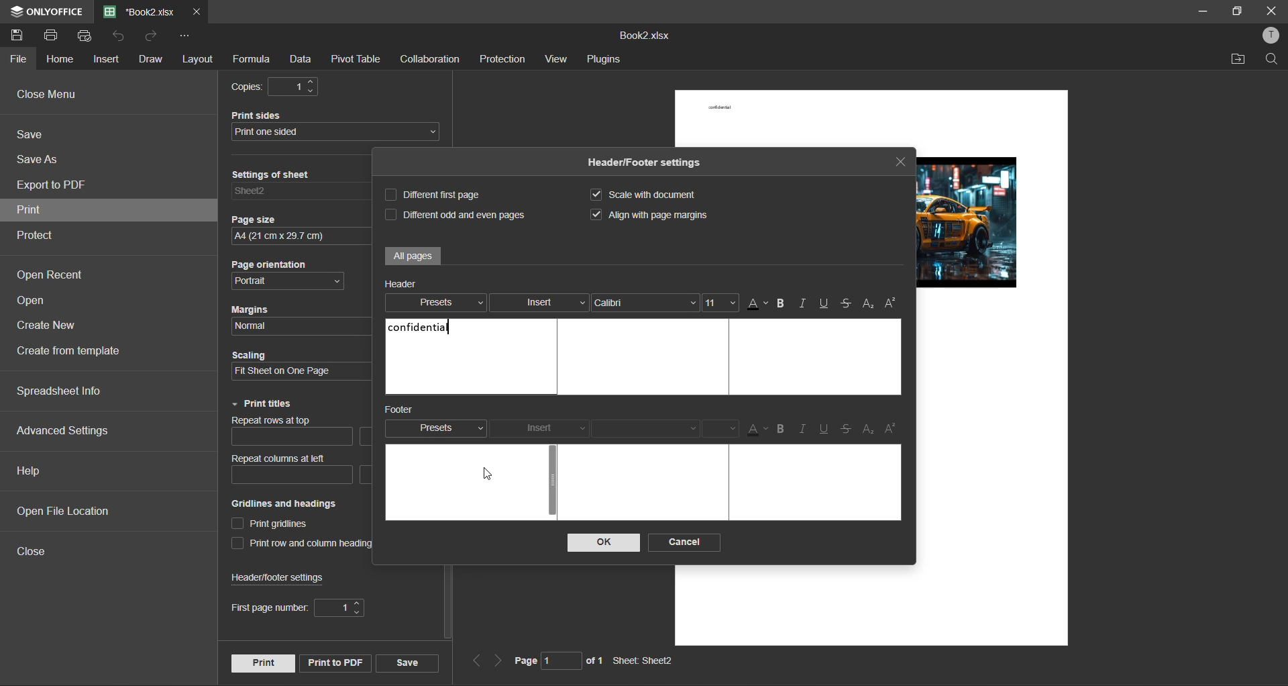 This screenshot has width=1288, height=686. Describe the element at coordinates (869, 430) in the screenshot. I see `subscript` at that location.